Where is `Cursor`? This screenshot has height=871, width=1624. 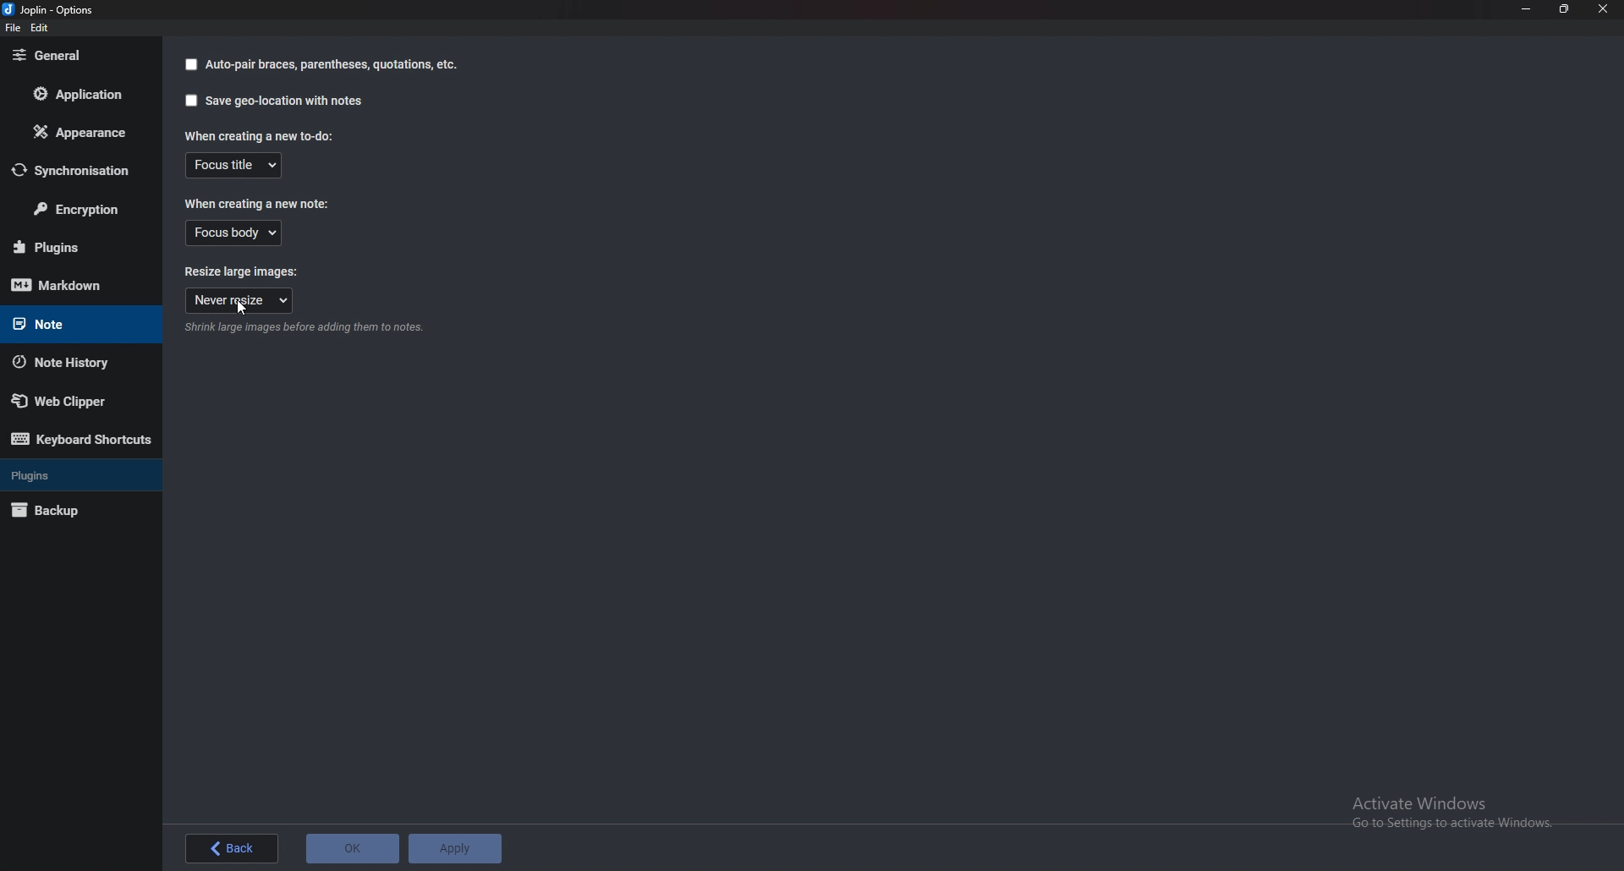 Cursor is located at coordinates (246, 308).